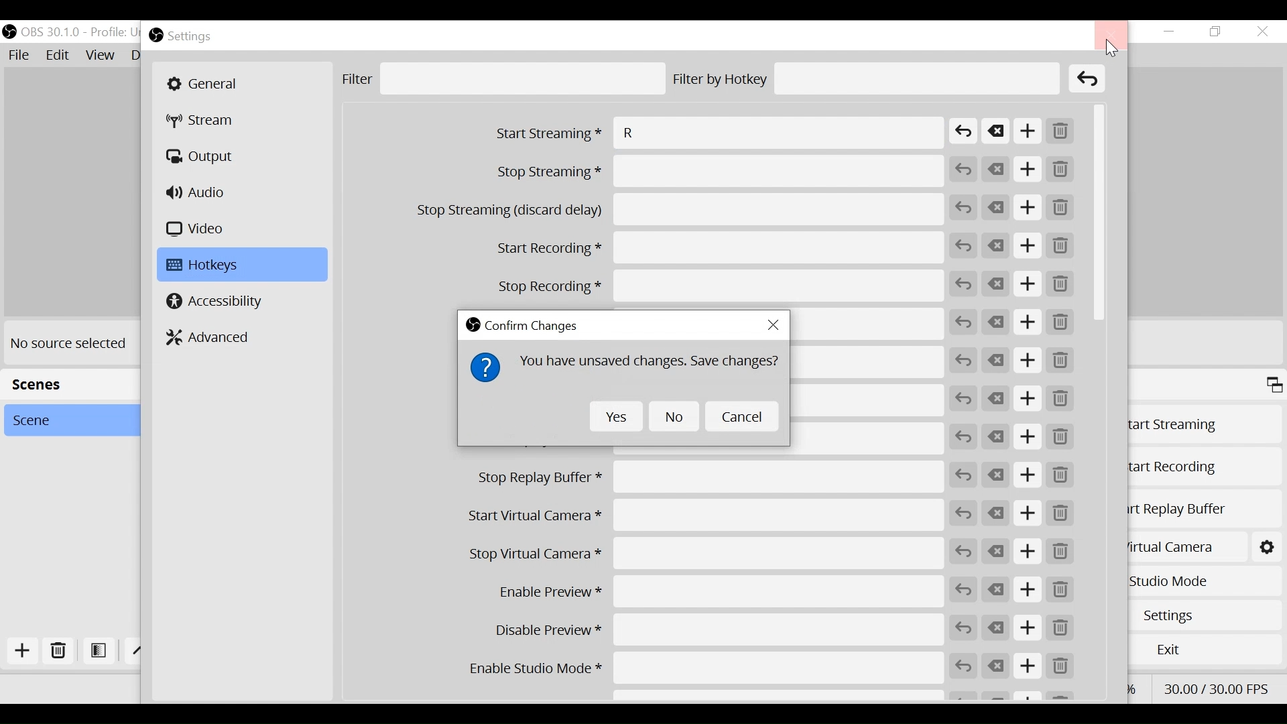 This screenshot has width=1287, height=724. What do you see at coordinates (719, 172) in the screenshot?
I see `Stop Streaming` at bounding box center [719, 172].